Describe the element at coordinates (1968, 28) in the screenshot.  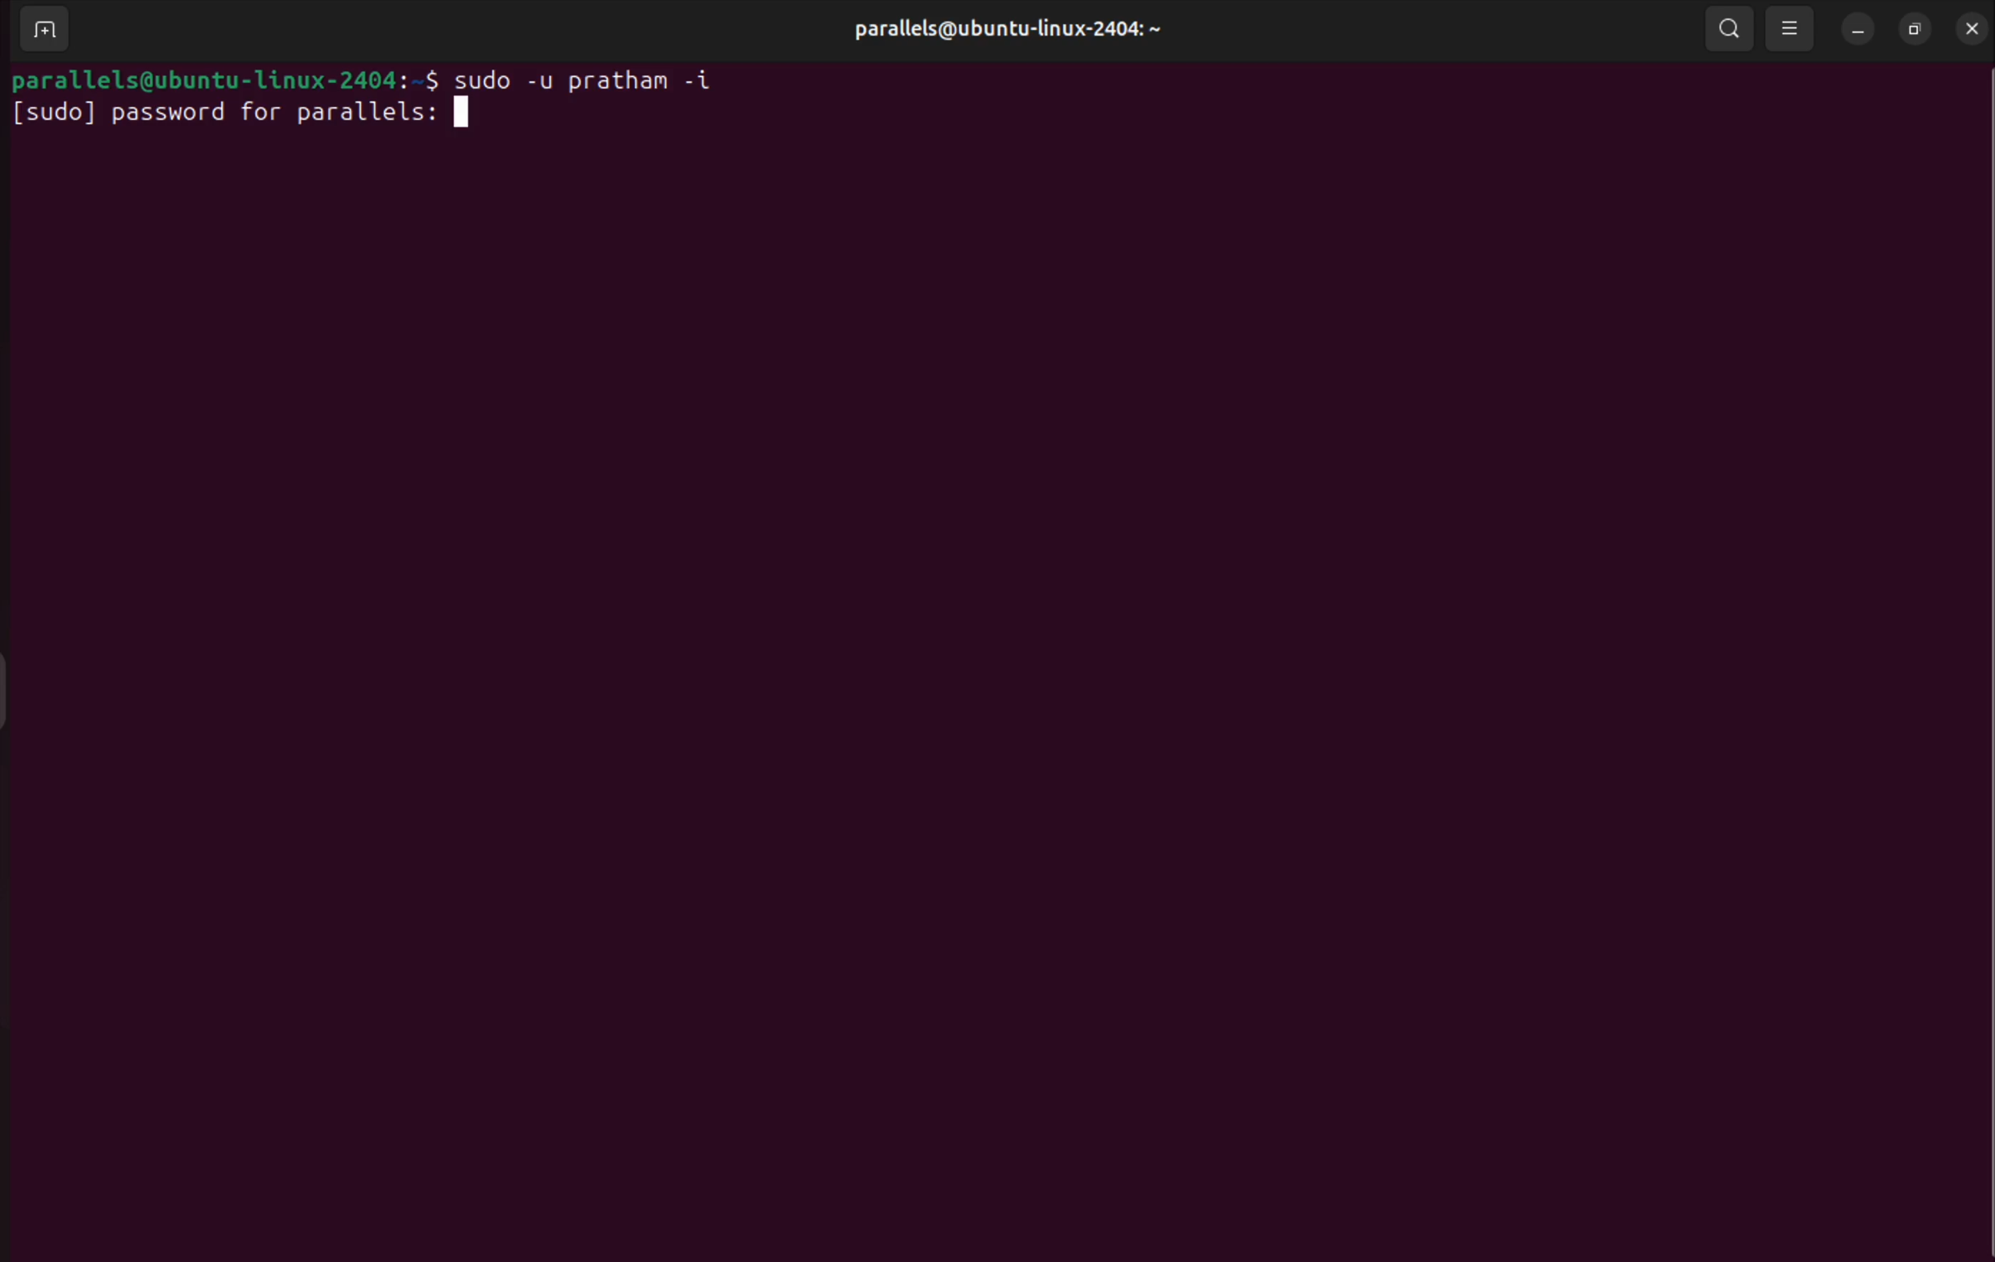
I see `close` at that location.